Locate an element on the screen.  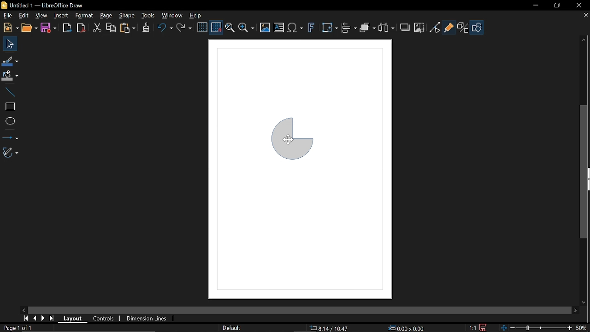
Shadow is located at coordinates (406, 28).